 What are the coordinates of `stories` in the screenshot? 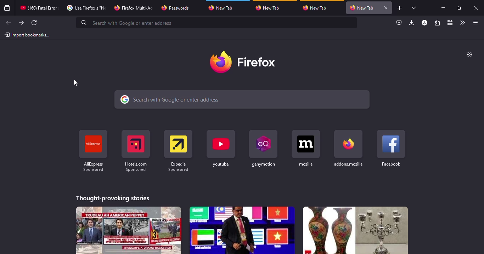 It's located at (242, 230).